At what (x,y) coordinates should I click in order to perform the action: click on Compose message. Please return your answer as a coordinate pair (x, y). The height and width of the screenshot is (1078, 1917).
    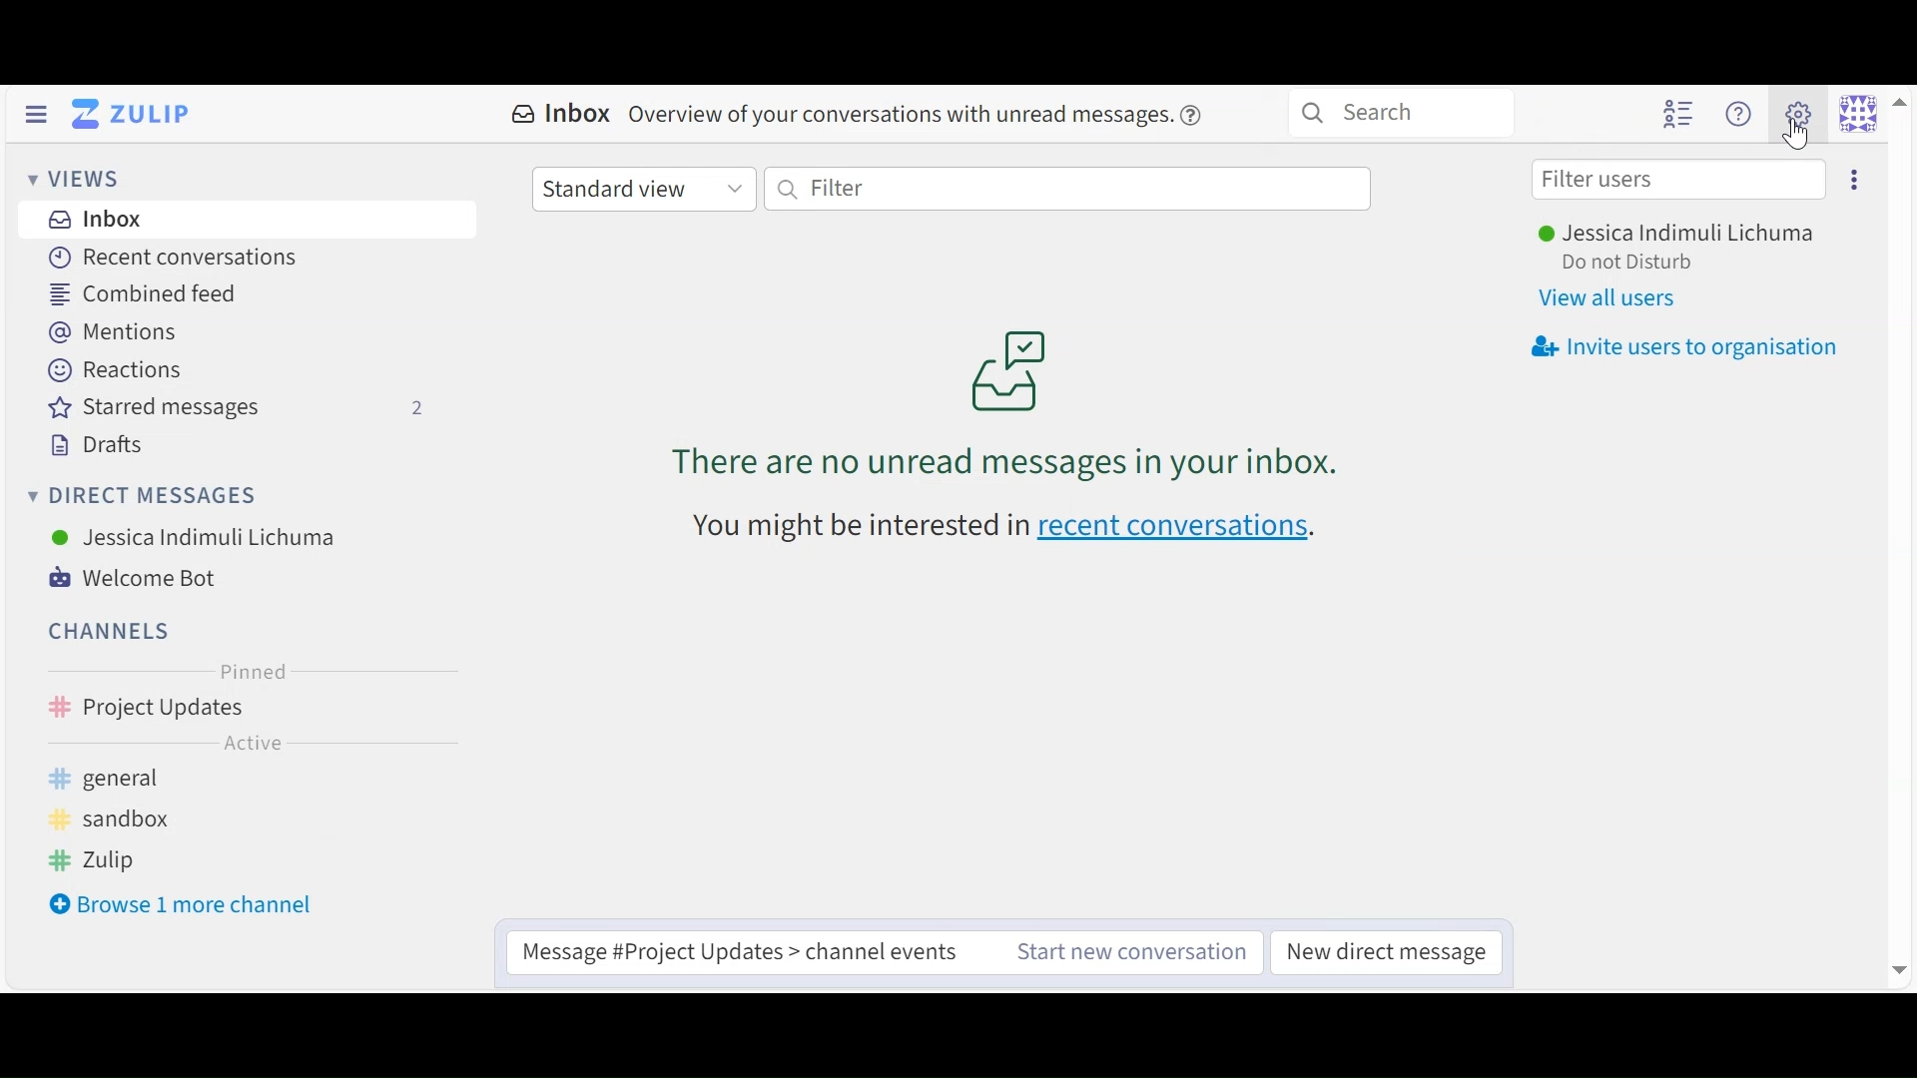
    Looking at the image, I should click on (745, 953).